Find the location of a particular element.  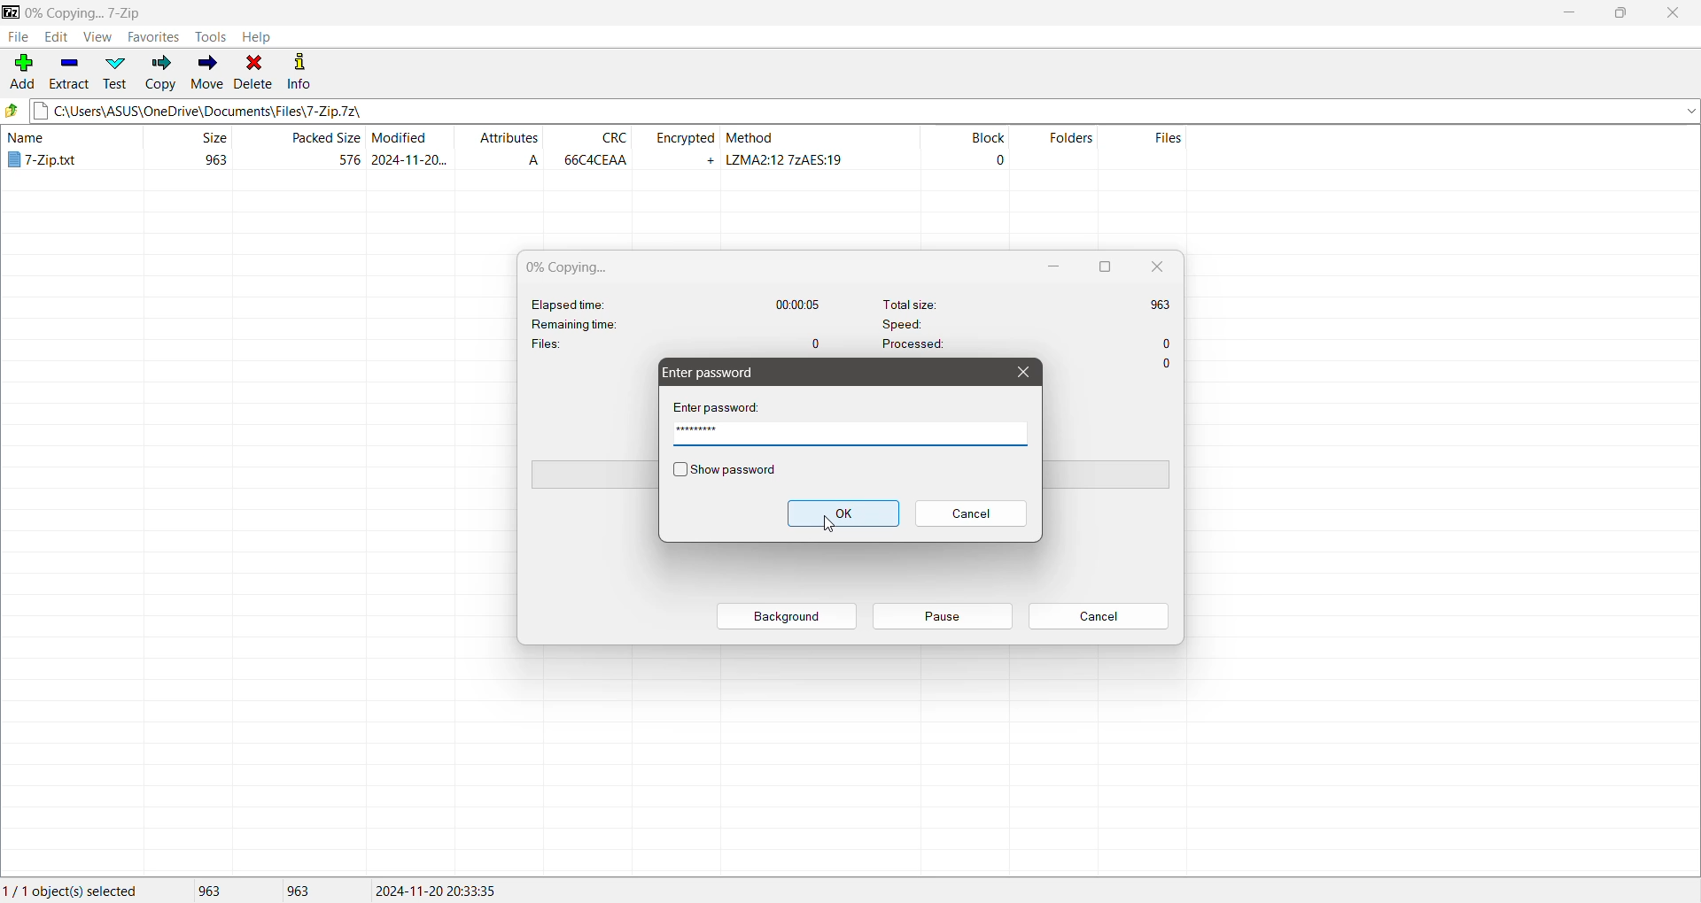

Current Selection is located at coordinates (80, 891).